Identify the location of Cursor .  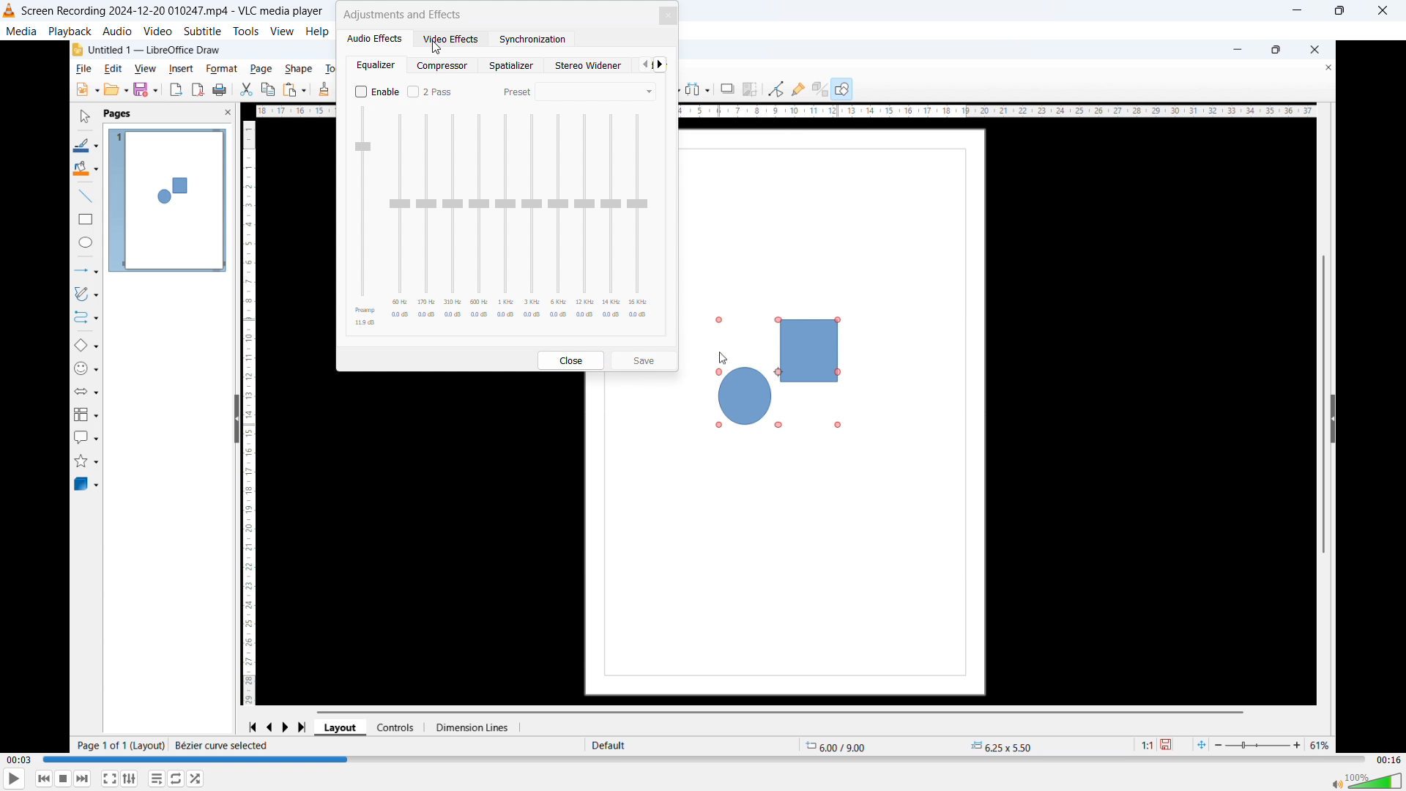
(437, 47).